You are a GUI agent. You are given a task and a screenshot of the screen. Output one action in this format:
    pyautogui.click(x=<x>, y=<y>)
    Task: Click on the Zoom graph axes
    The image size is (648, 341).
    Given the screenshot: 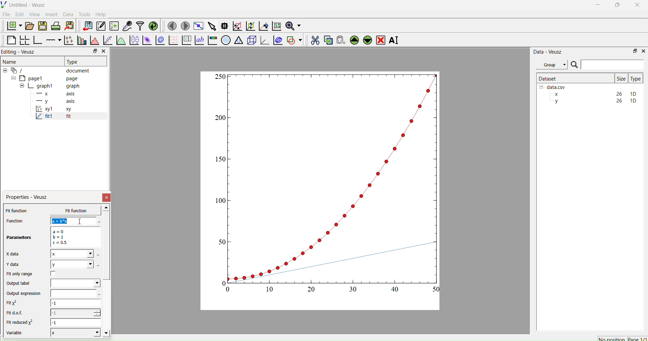 What is the action you would take?
    pyautogui.click(x=237, y=26)
    